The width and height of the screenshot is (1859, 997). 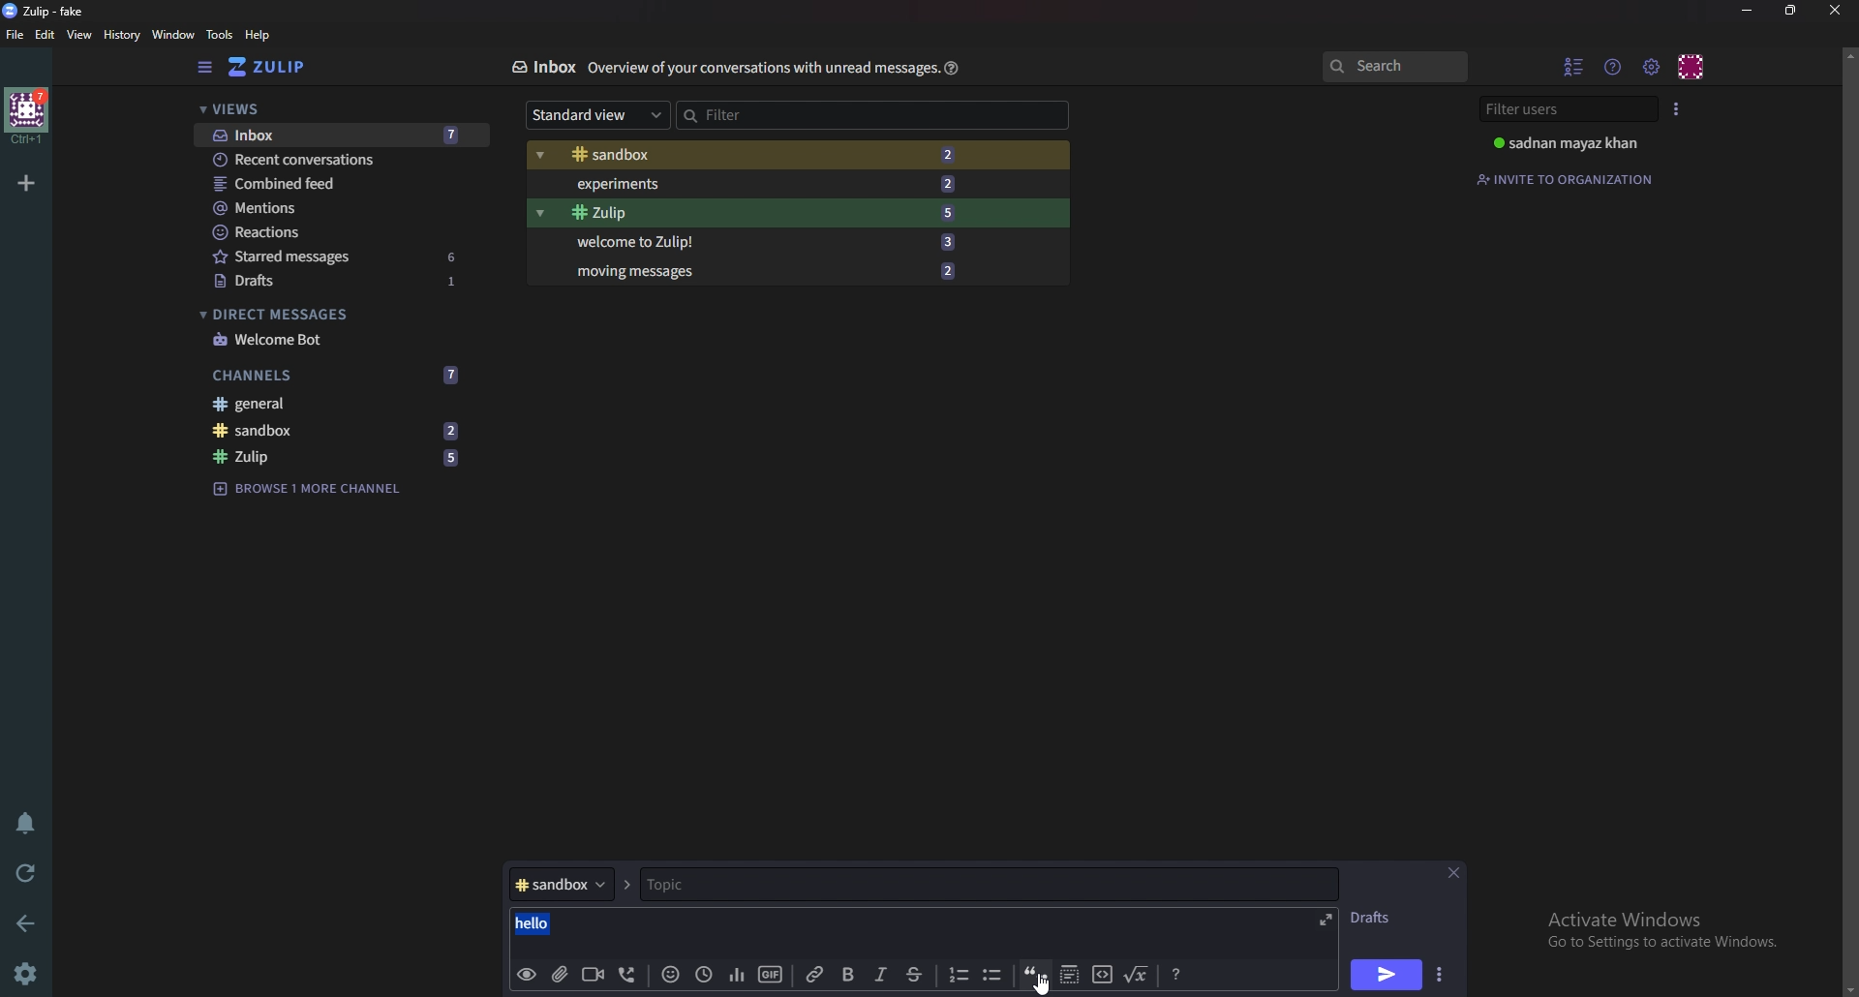 What do you see at coordinates (456, 255) in the screenshot?
I see `6` at bounding box center [456, 255].